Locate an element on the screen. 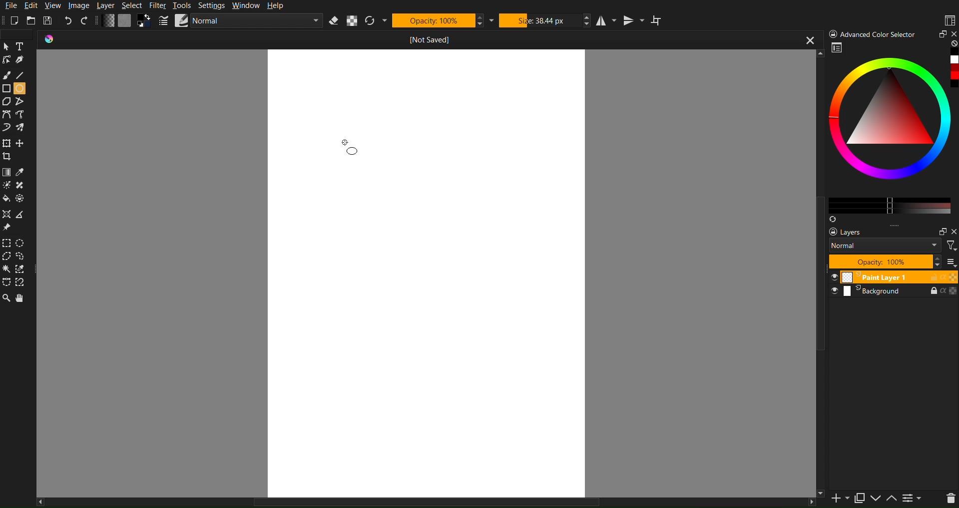  none is located at coordinates (952, 44).